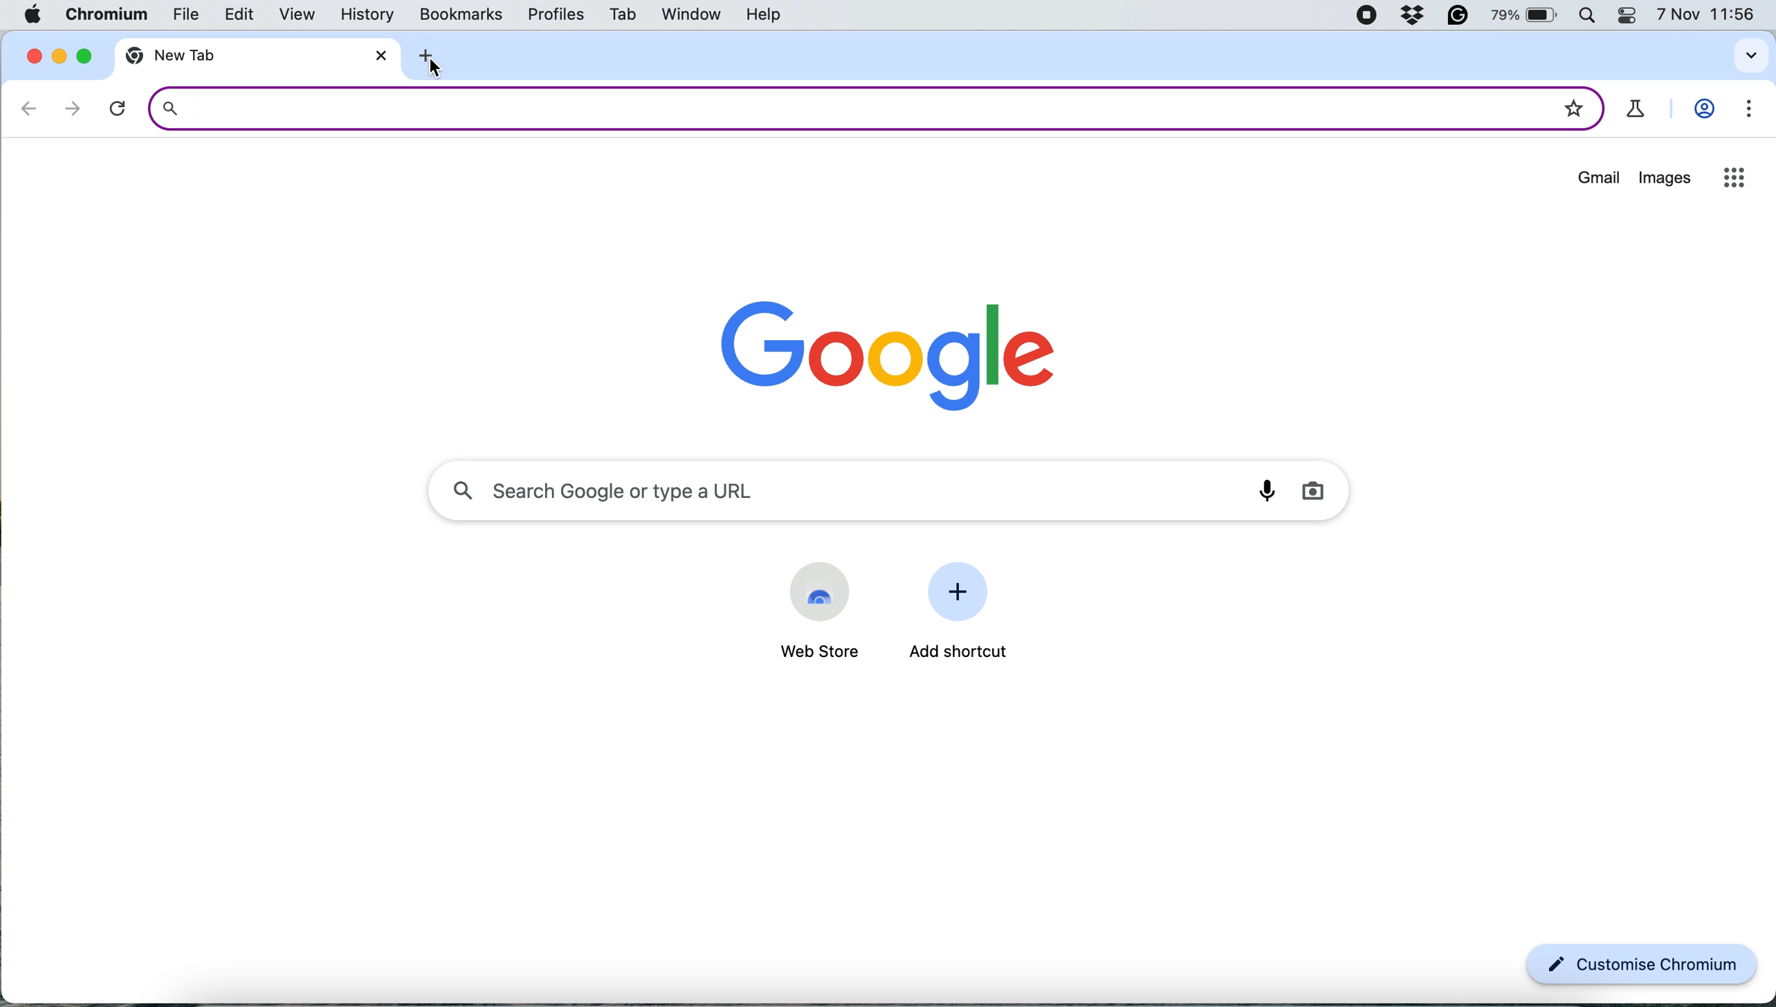 The height and width of the screenshot is (1007, 1776). Describe the element at coordinates (462, 15) in the screenshot. I see `bookmarks` at that location.